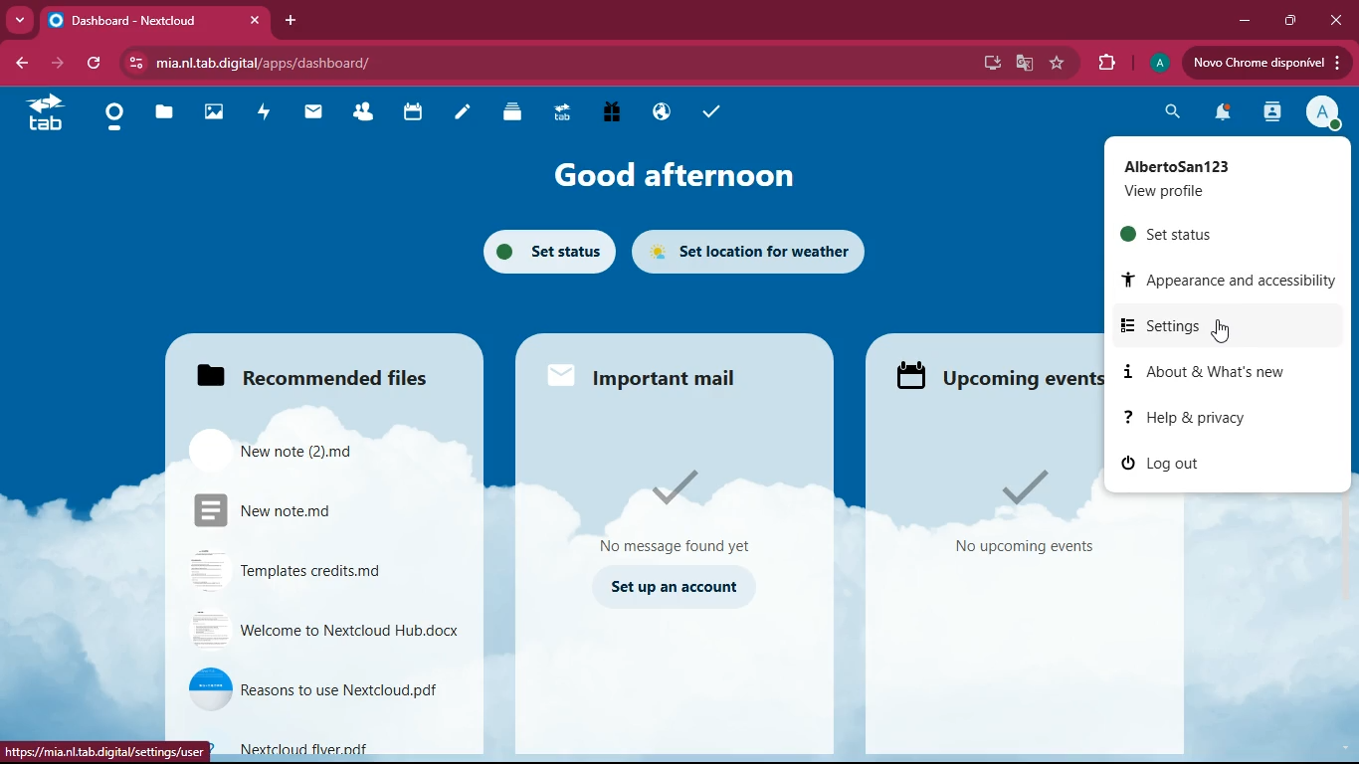 This screenshot has width=1359, height=764. I want to click on set status, so click(1205, 233).